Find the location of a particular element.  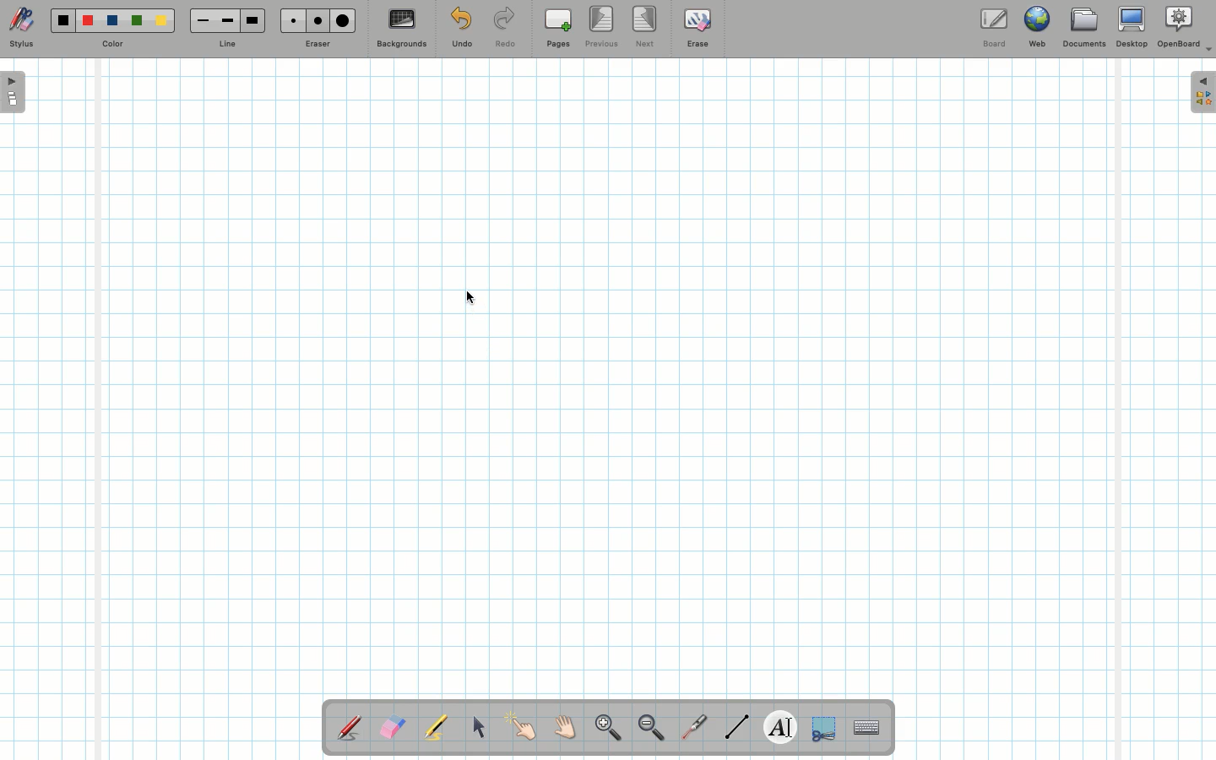

Desktop is located at coordinates (1134, 27).